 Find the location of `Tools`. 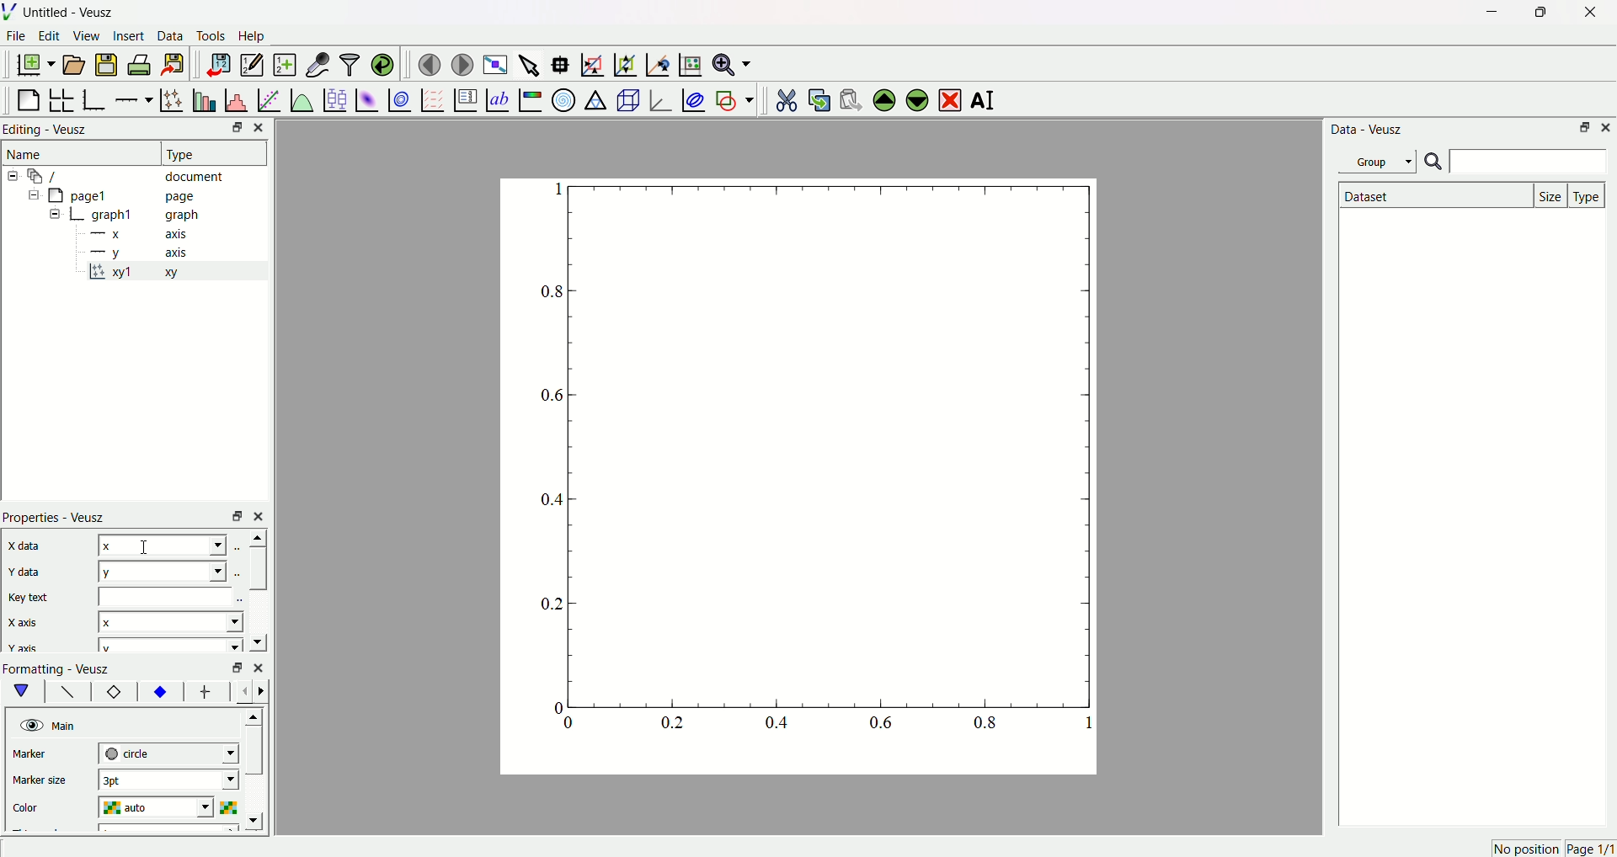

Tools is located at coordinates (211, 37).